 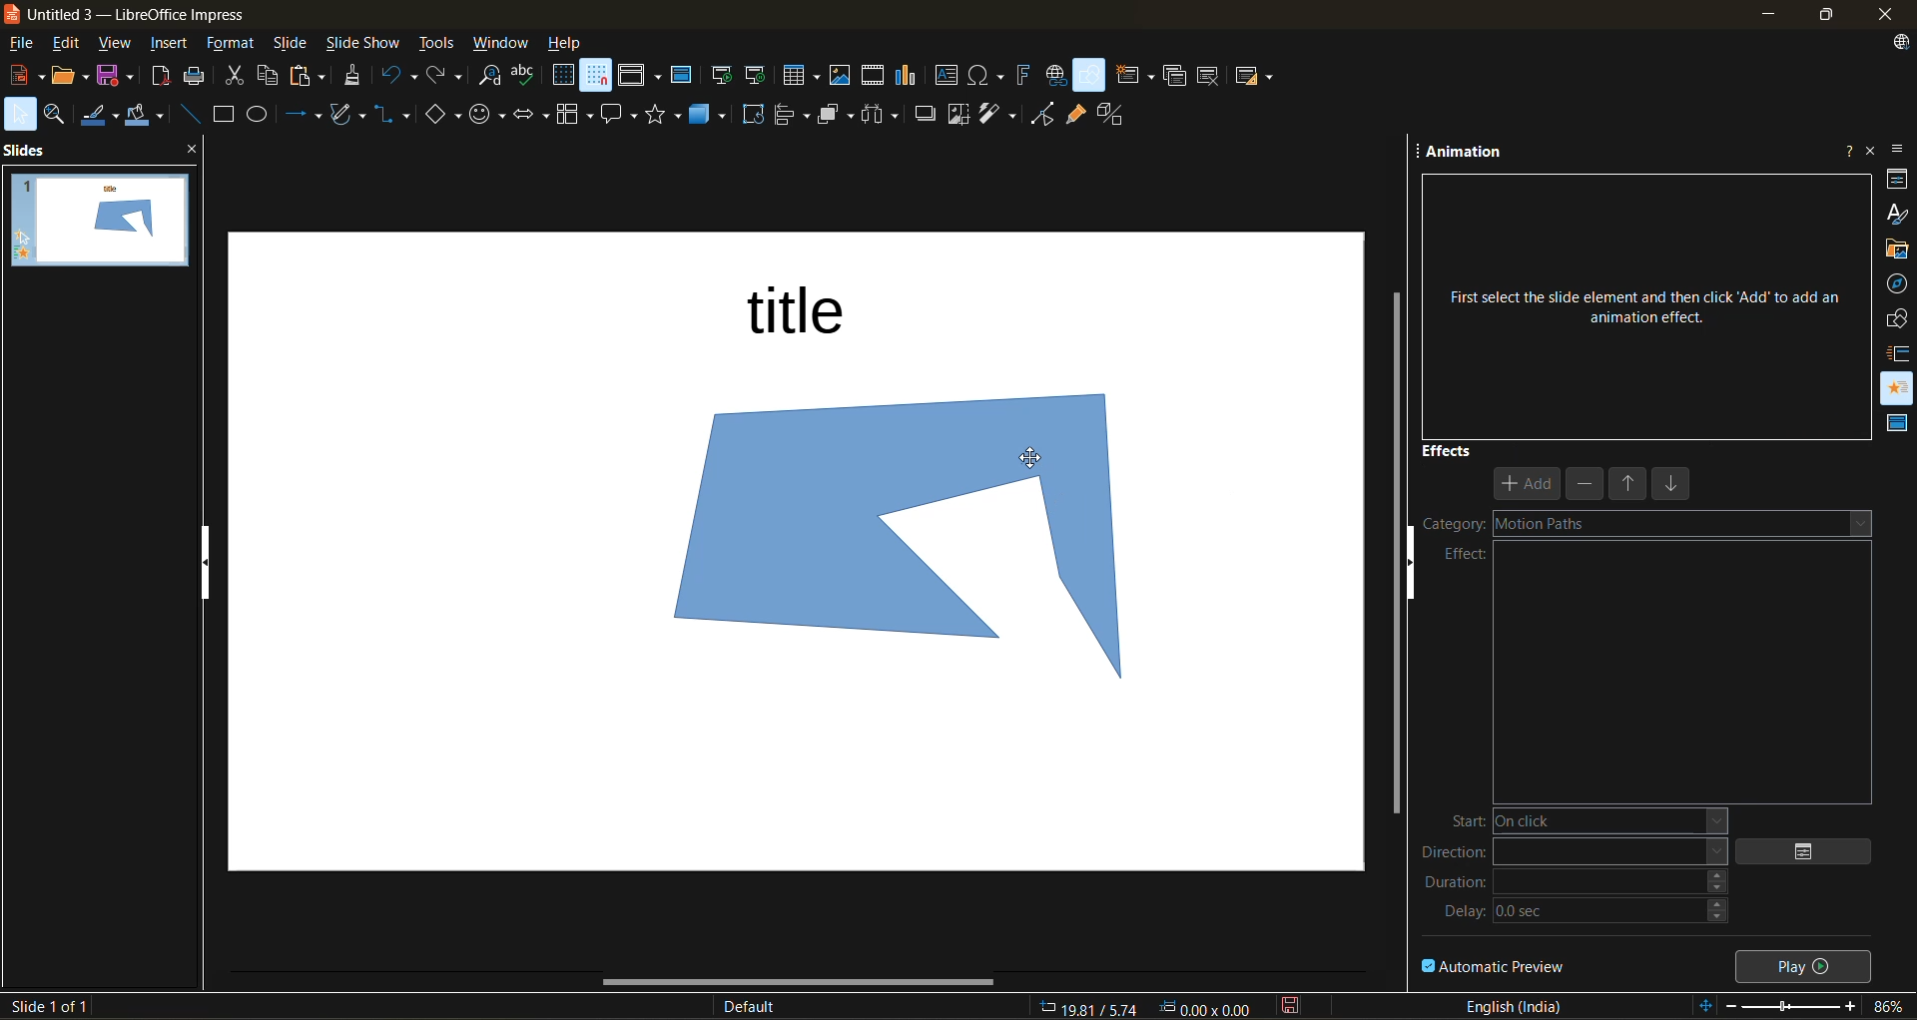 I want to click on redo, so click(x=446, y=76).